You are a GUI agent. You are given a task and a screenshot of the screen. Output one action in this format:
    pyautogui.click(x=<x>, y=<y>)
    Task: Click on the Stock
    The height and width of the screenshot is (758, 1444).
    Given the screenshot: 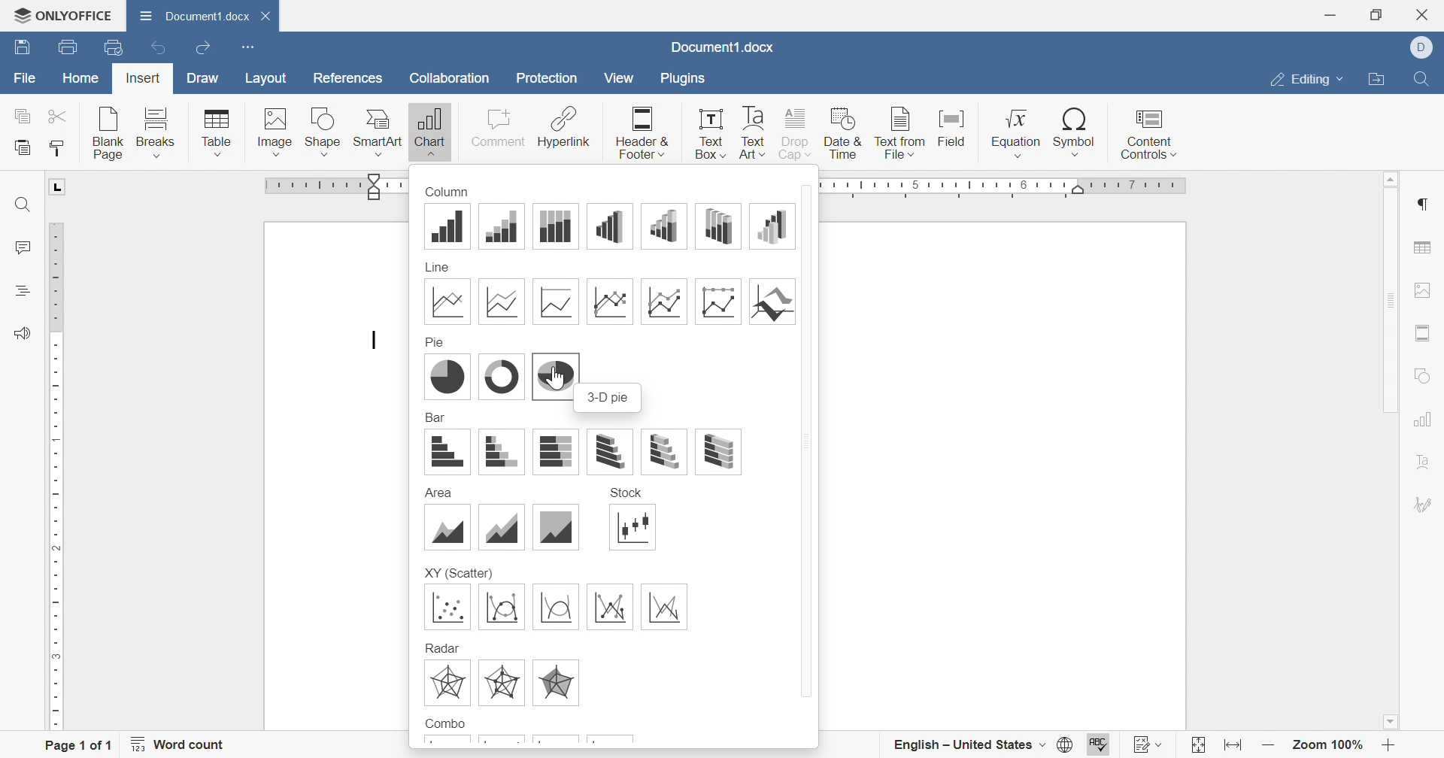 What is the action you would take?
    pyautogui.click(x=633, y=528)
    